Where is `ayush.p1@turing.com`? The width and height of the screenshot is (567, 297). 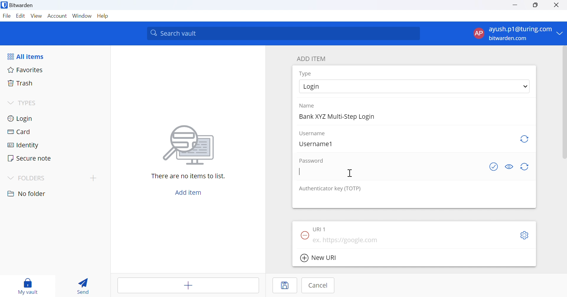 ayush.p1@turing.com is located at coordinates (521, 29).